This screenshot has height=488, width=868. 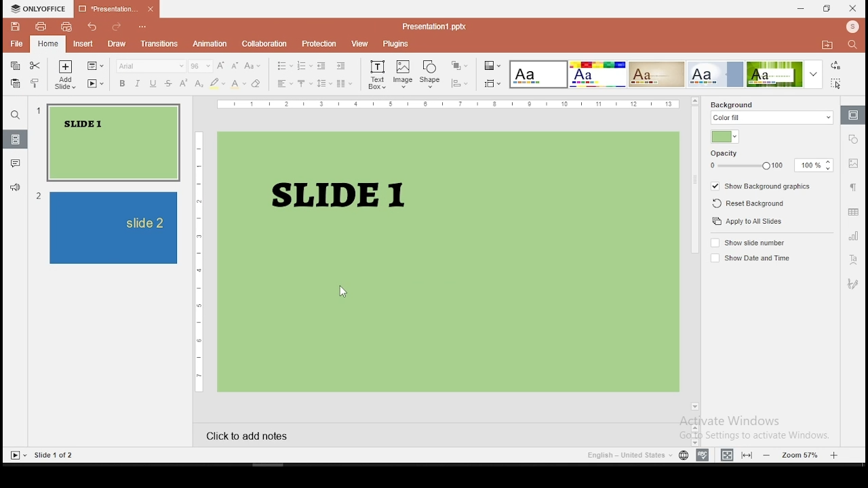 I want to click on slide settings, so click(x=854, y=115).